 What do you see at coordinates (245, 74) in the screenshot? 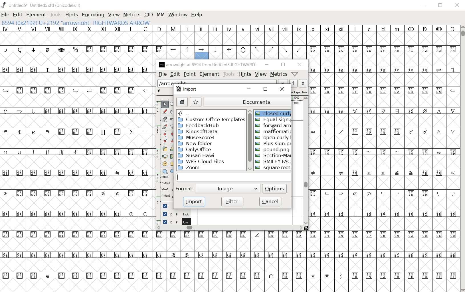
I see `hints` at bounding box center [245, 74].